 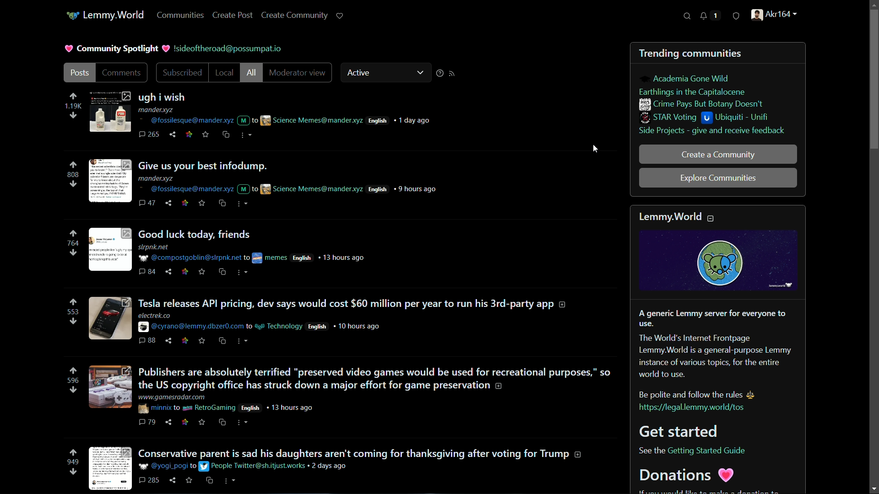 I want to click on more actions, so click(x=242, y=204).